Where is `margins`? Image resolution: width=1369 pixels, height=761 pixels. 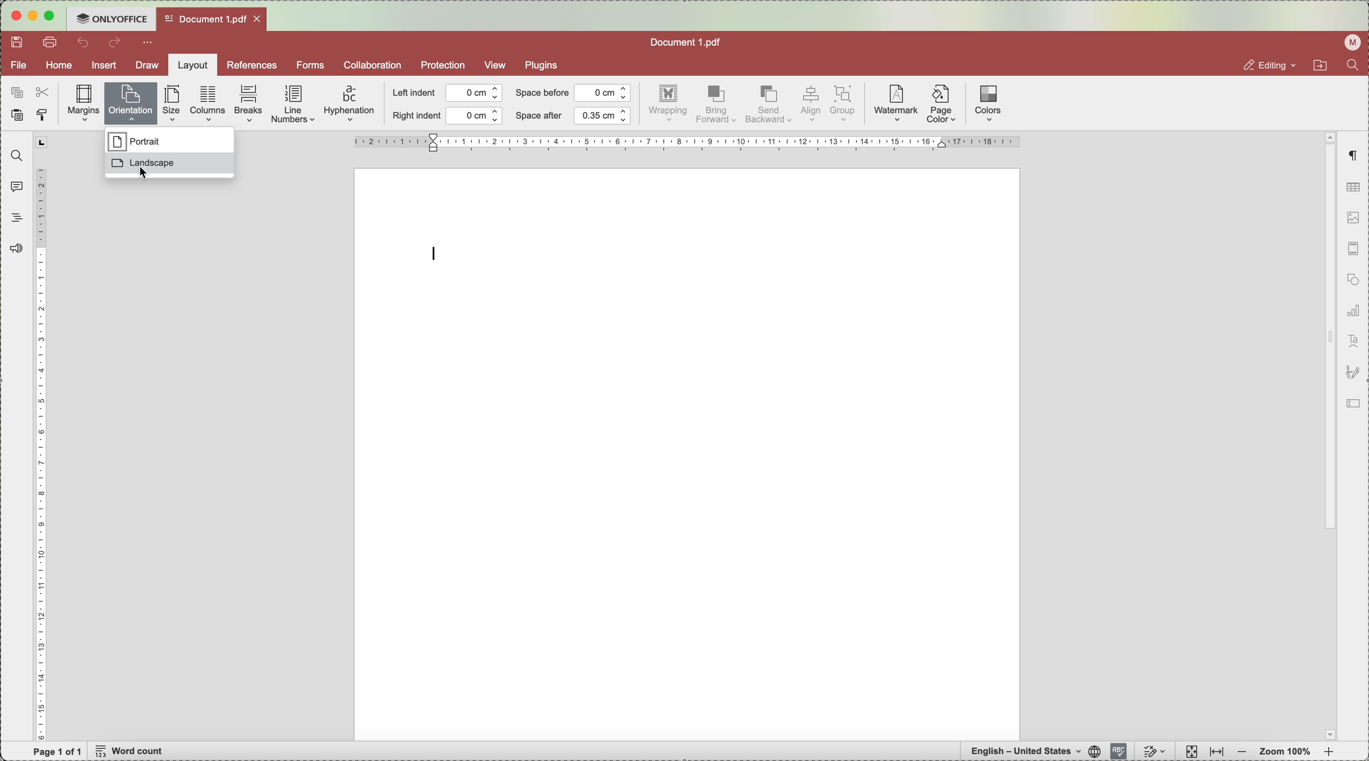 margins is located at coordinates (84, 104).